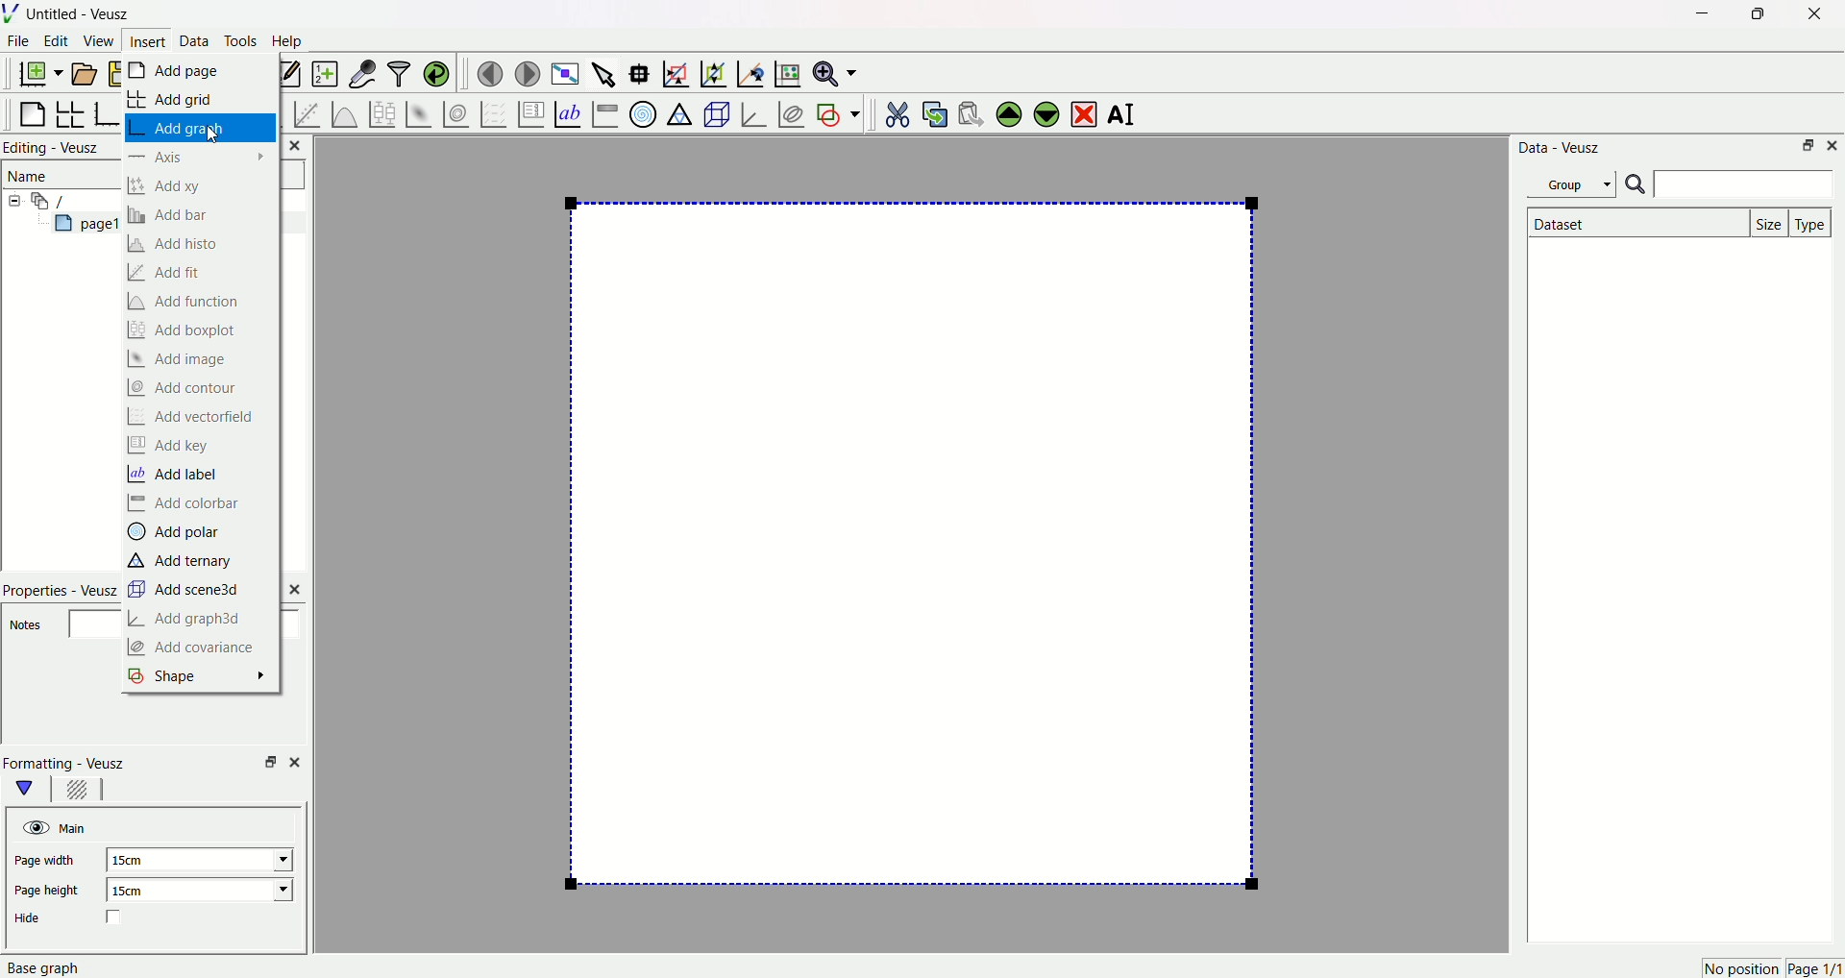 Image resolution: width=1845 pixels, height=978 pixels. I want to click on ‘Add ternary, so click(194, 559).